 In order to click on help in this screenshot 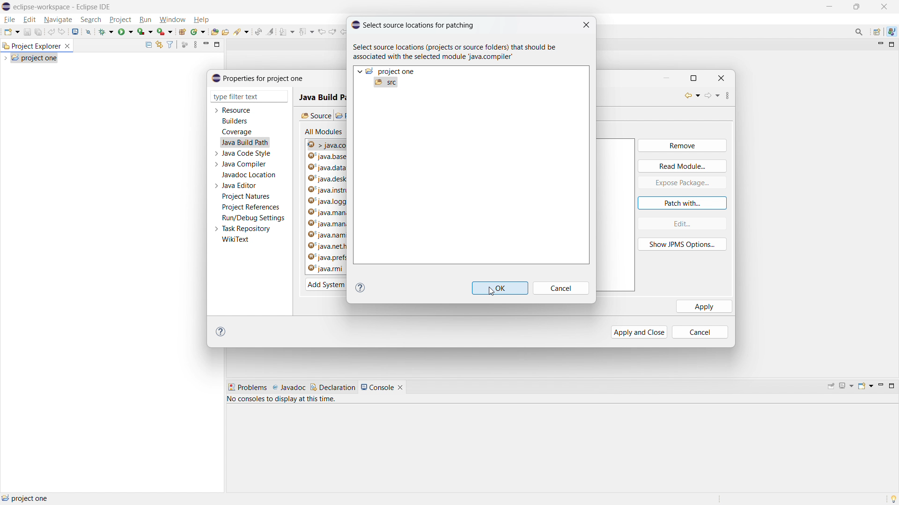, I will do `click(361, 288)`.